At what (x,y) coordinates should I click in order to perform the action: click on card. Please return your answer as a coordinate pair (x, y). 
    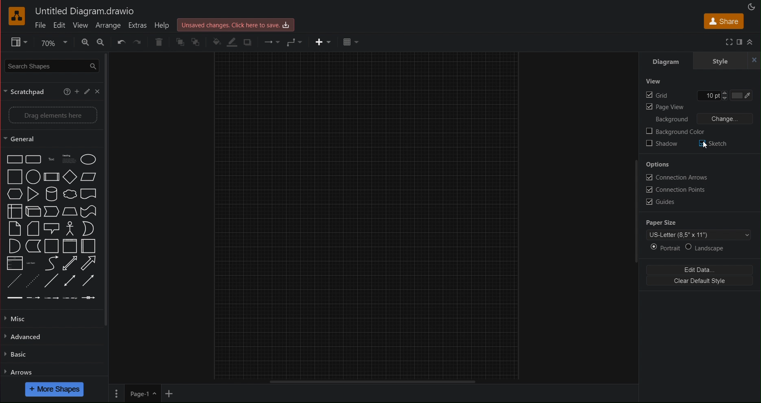
    Looking at the image, I should click on (32, 228).